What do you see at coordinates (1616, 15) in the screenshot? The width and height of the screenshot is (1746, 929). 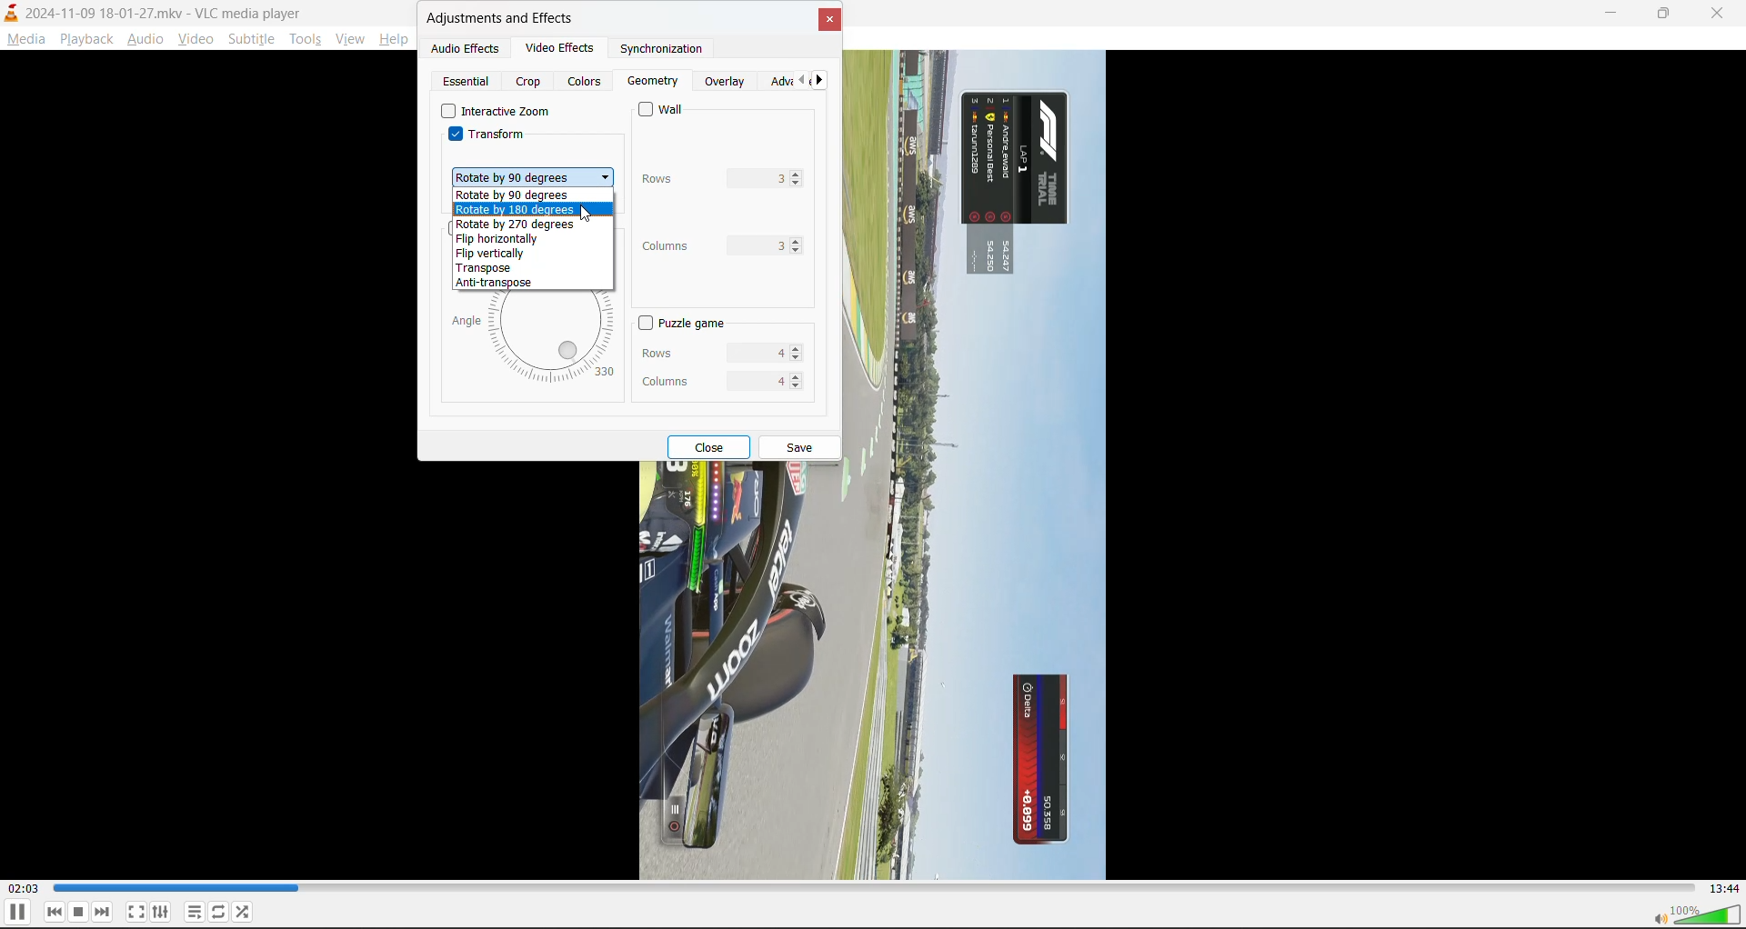 I see `minimize` at bounding box center [1616, 15].